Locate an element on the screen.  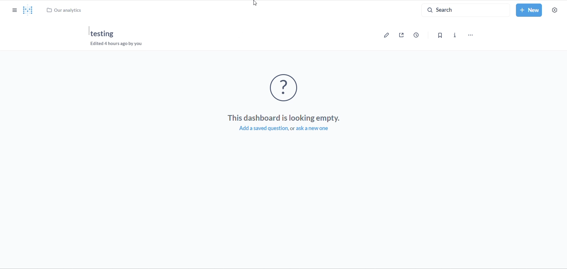
This dashboard is looking empty  is located at coordinates (284, 118).